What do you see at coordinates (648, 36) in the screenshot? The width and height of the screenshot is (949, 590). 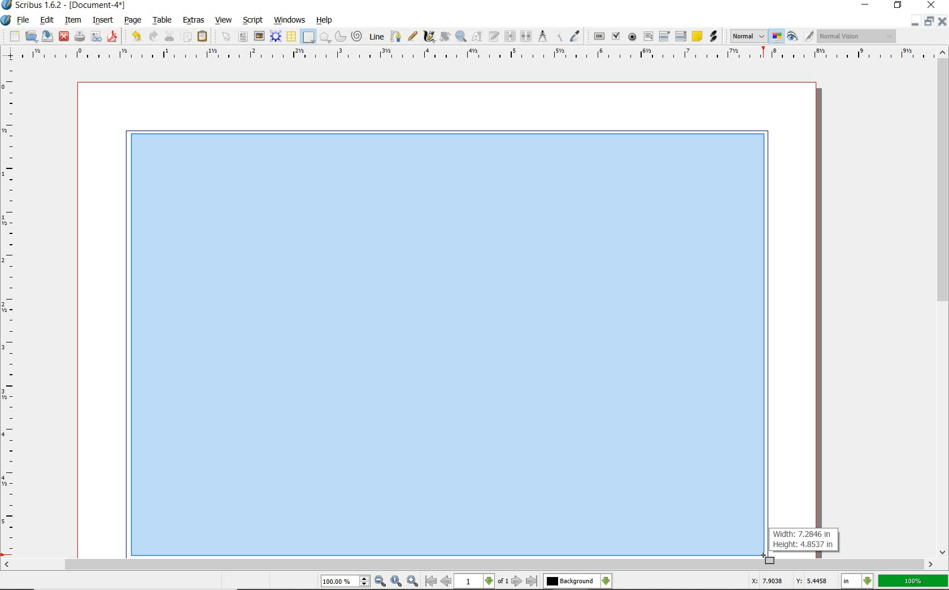 I see `pdf text field` at bounding box center [648, 36].